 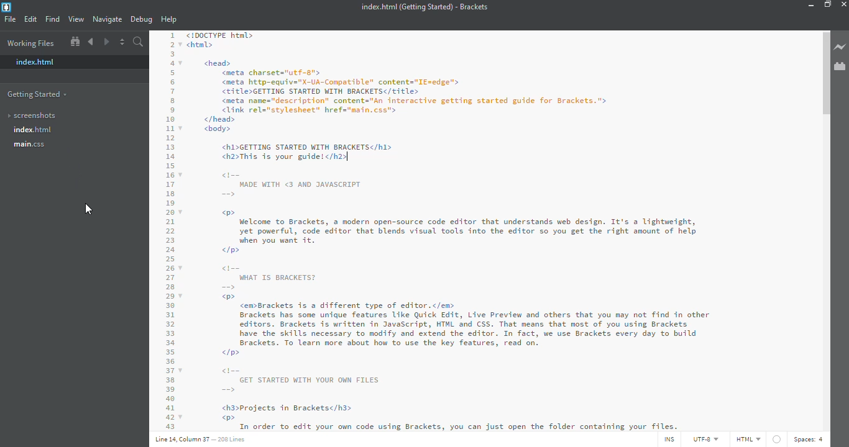 What do you see at coordinates (36, 61) in the screenshot?
I see `index.html` at bounding box center [36, 61].